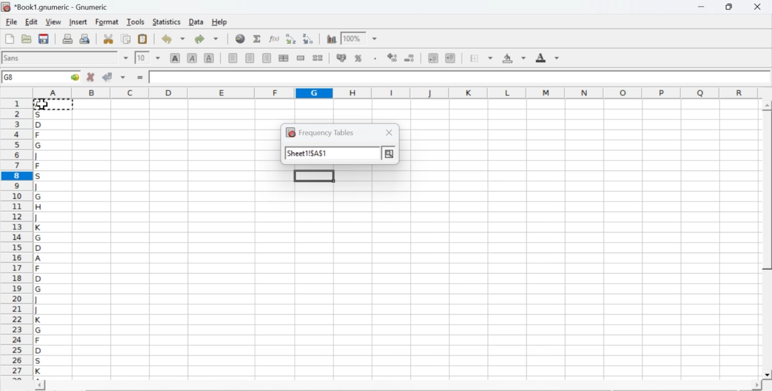 This screenshot has height=391, width=772. What do you see at coordinates (127, 58) in the screenshot?
I see `drop down` at bounding box center [127, 58].